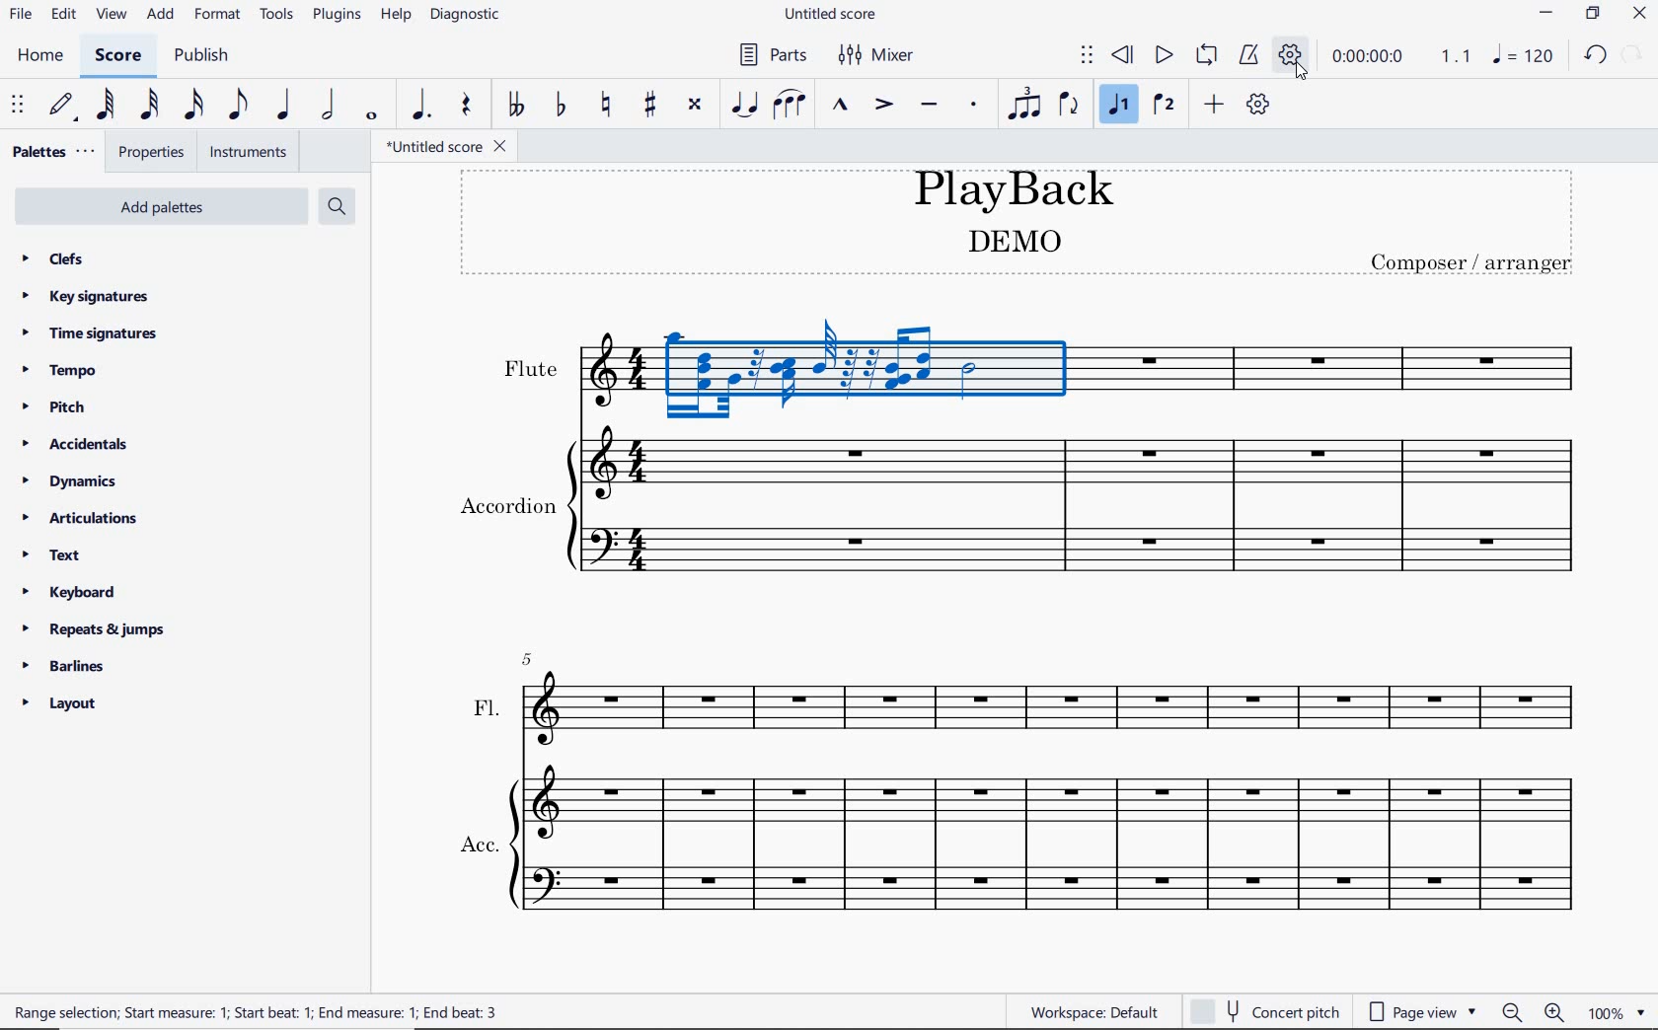 The image size is (1658, 1030). Describe the element at coordinates (329, 106) in the screenshot. I see `half note` at that location.